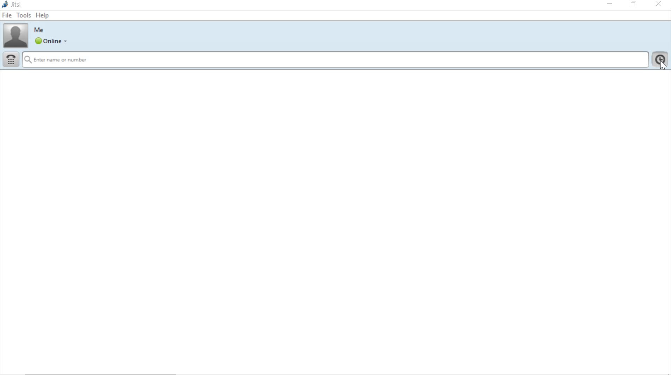 The width and height of the screenshot is (671, 375). What do you see at coordinates (52, 42) in the screenshot?
I see `global status` at bounding box center [52, 42].